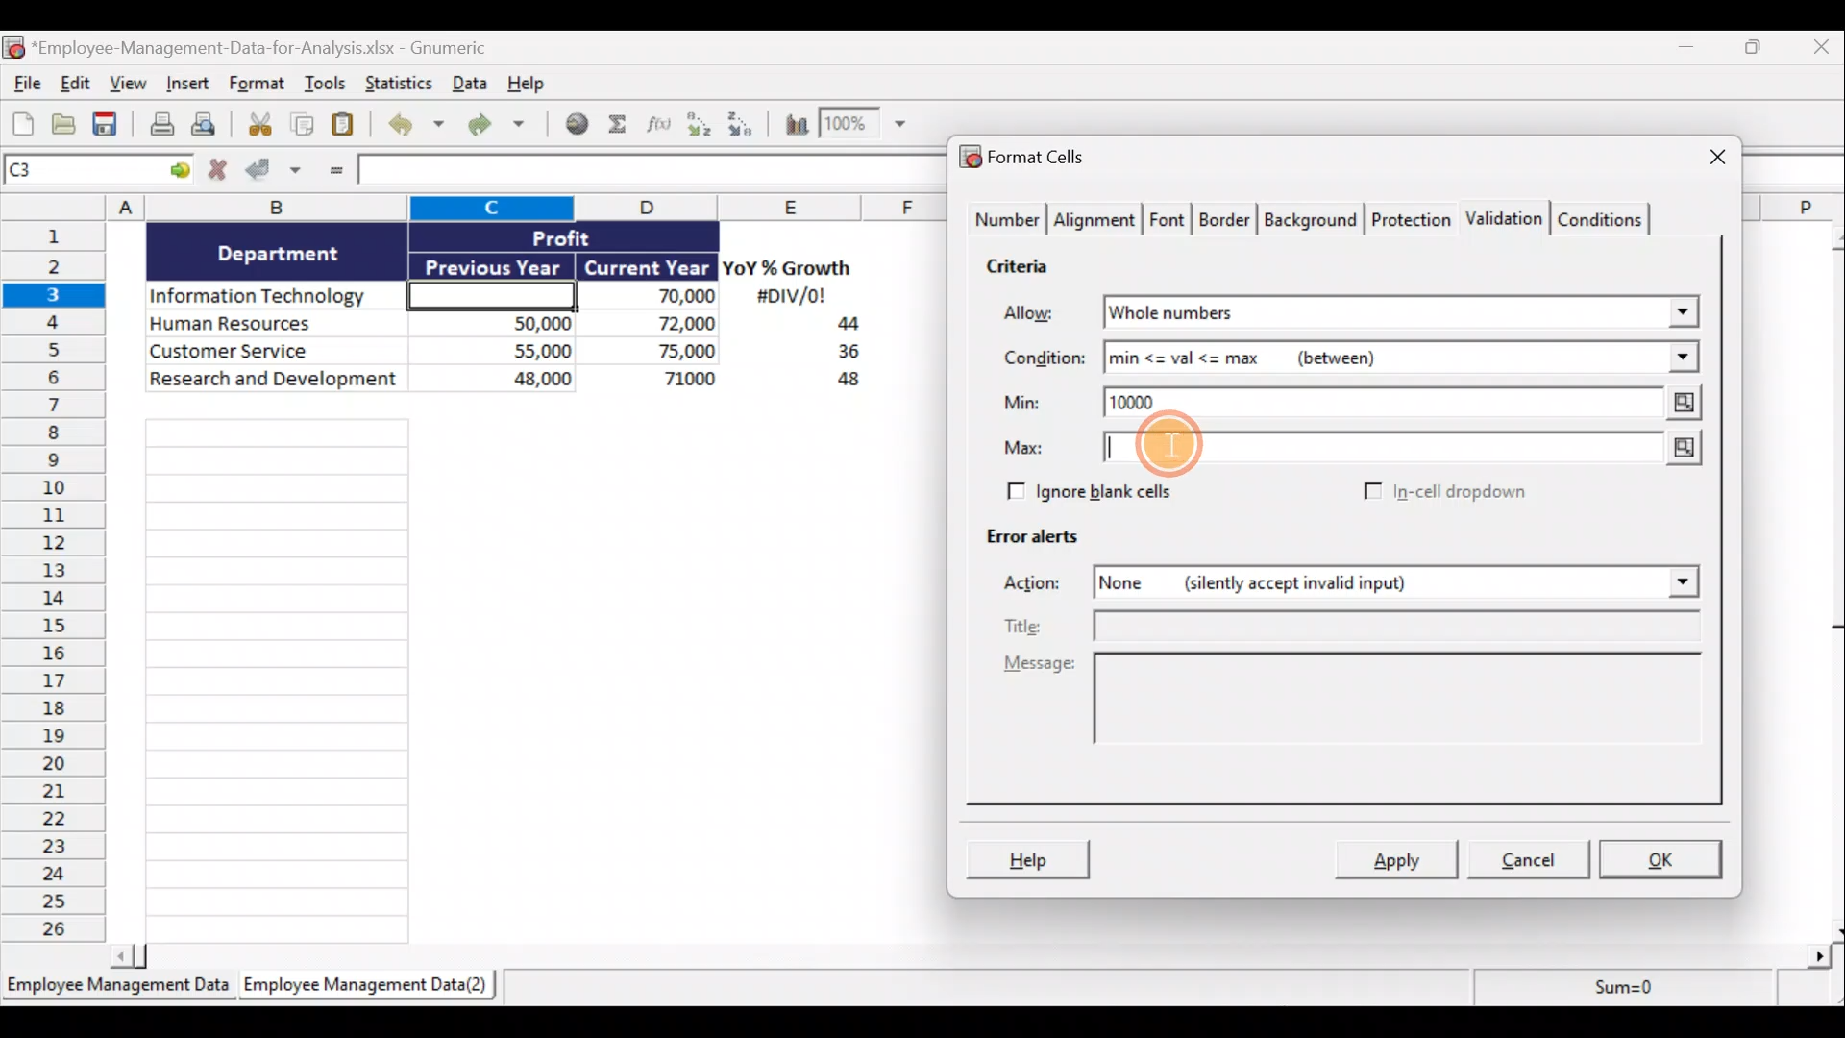  What do you see at coordinates (1043, 585) in the screenshot?
I see `Actions` at bounding box center [1043, 585].